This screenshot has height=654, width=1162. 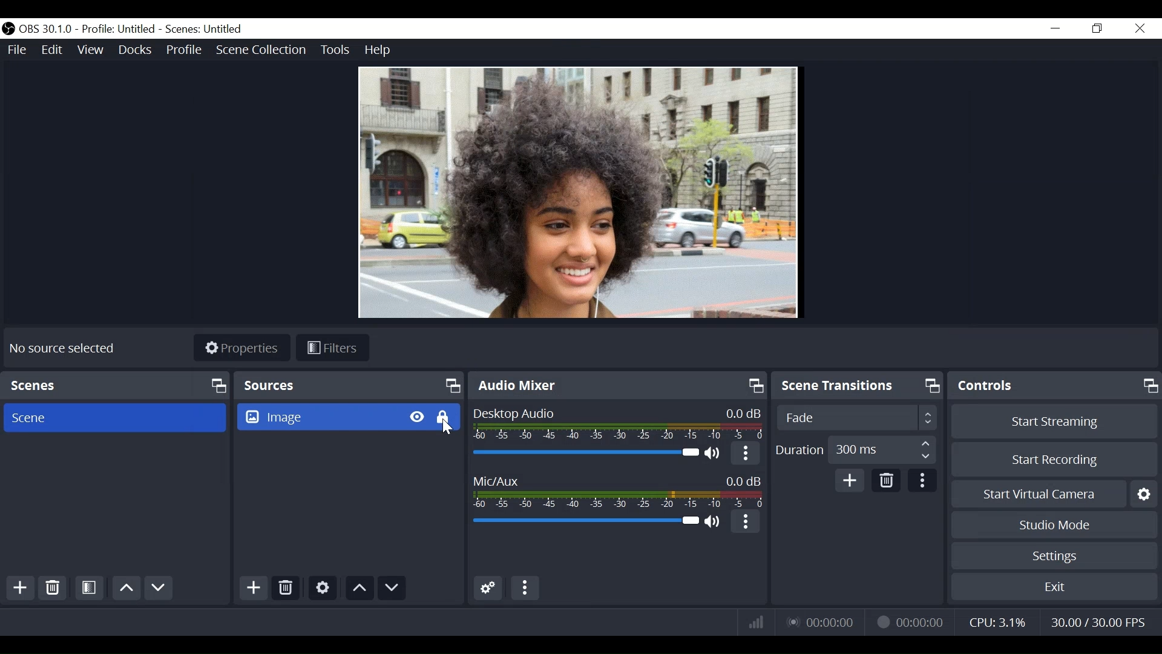 What do you see at coordinates (444, 417) in the screenshot?
I see `(un)lock ` at bounding box center [444, 417].